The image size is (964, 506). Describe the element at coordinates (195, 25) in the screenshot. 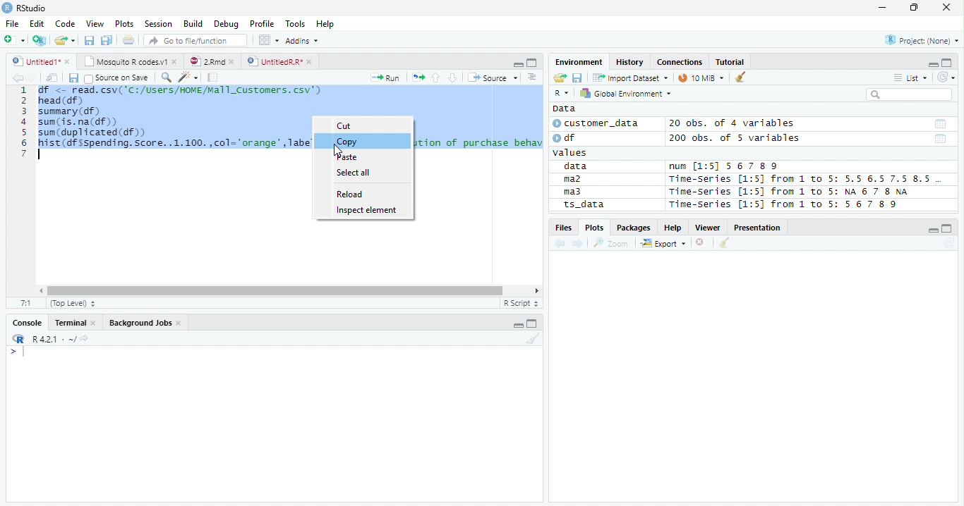

I see `Build` at that location.